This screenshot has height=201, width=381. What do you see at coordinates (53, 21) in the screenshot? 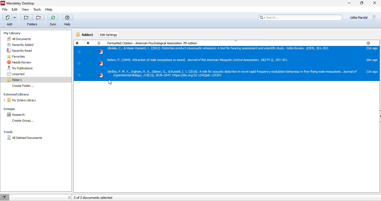
I see `sync` at bounding box center [53, 21].